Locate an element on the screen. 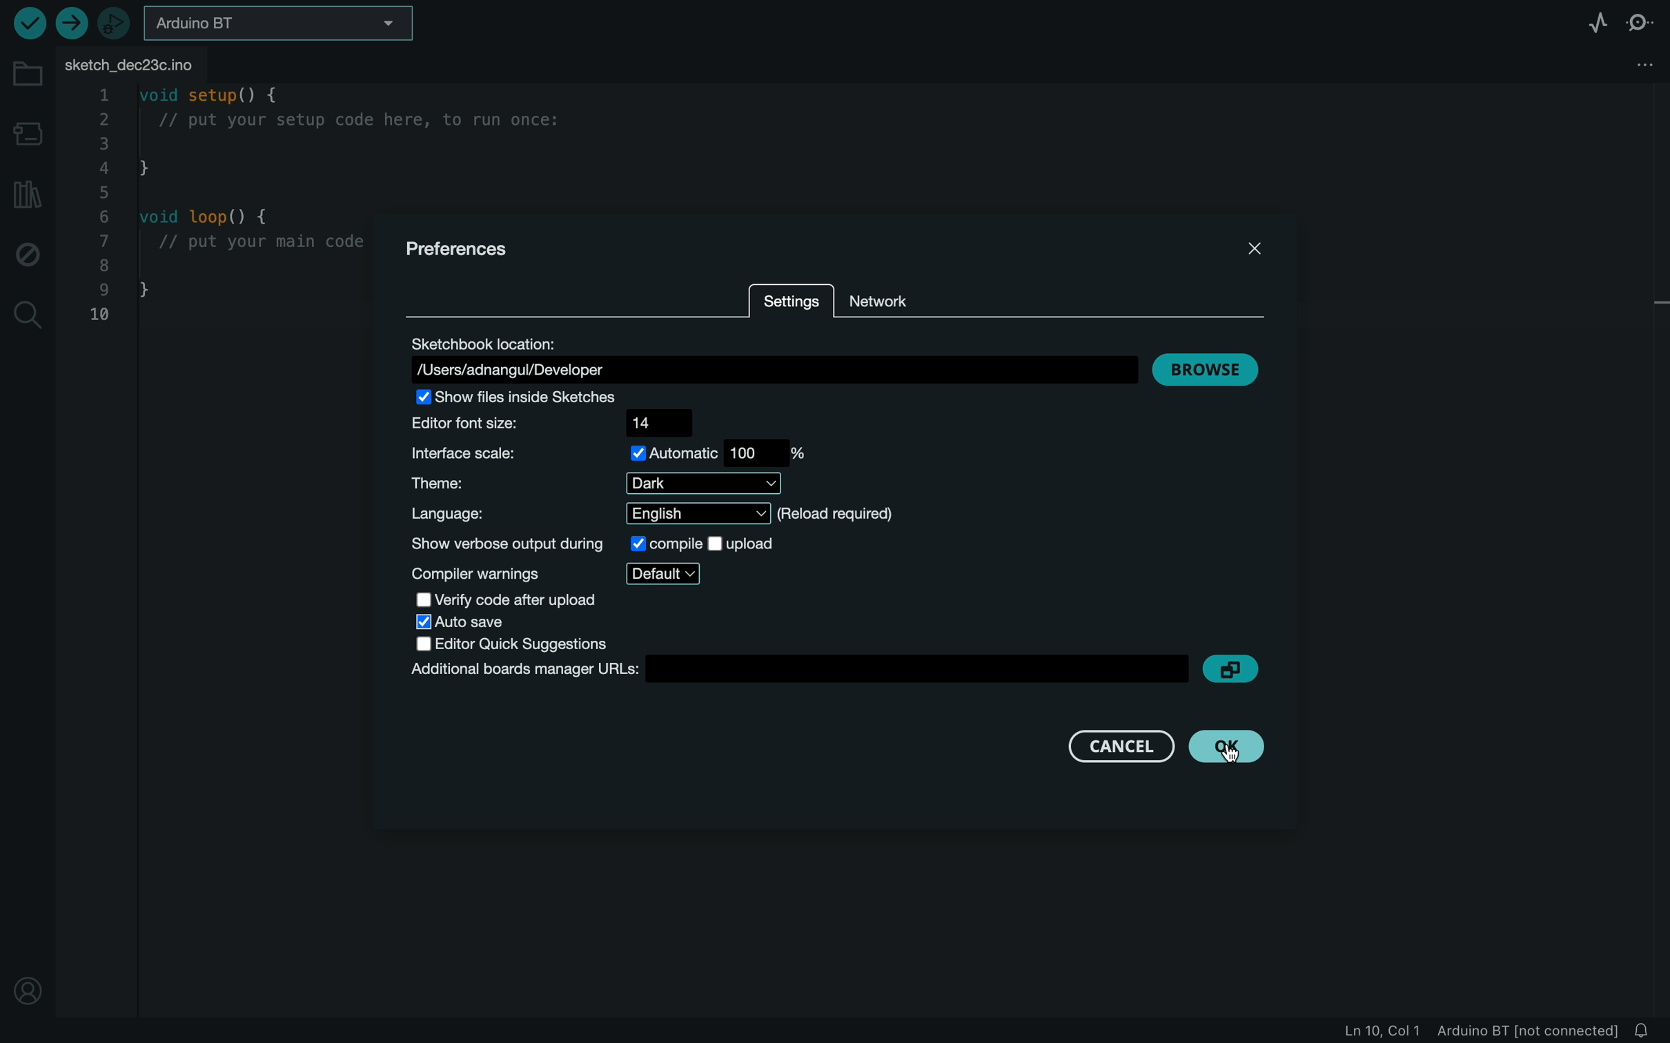 The width and height of the screenshot is (1670, 1043). close is located at coordinates (1252, 246).